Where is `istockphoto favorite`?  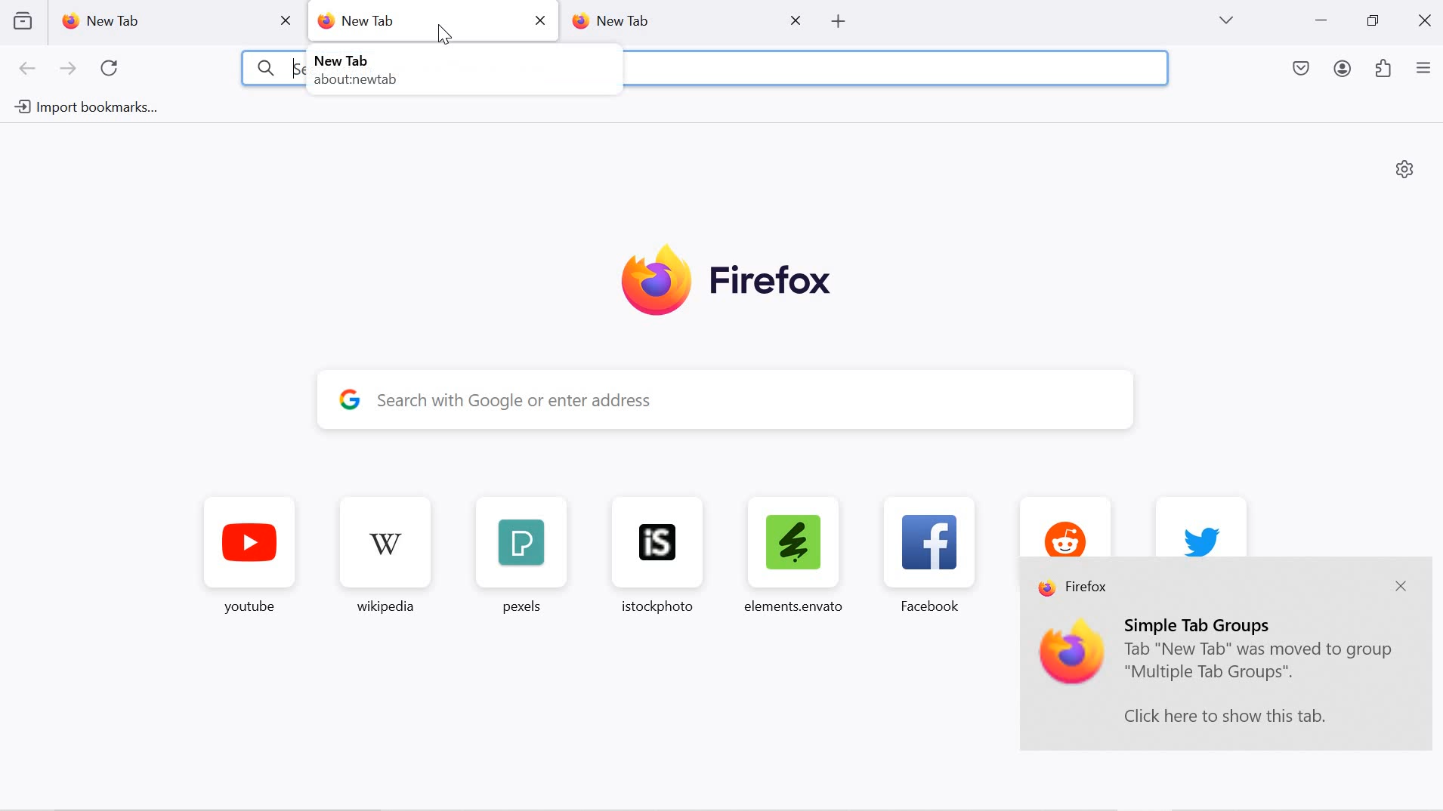
istockphoto favorite is located at coordinates (650, 554).